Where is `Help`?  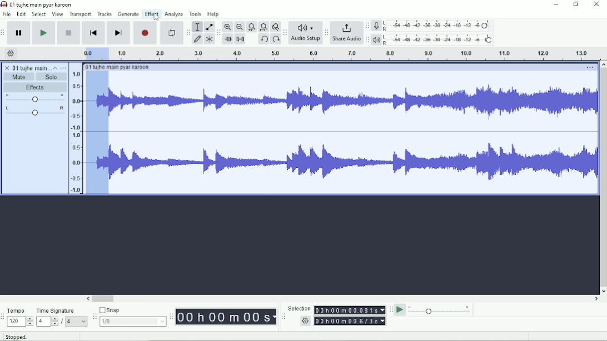 Help is located at coordinates (214, 14).